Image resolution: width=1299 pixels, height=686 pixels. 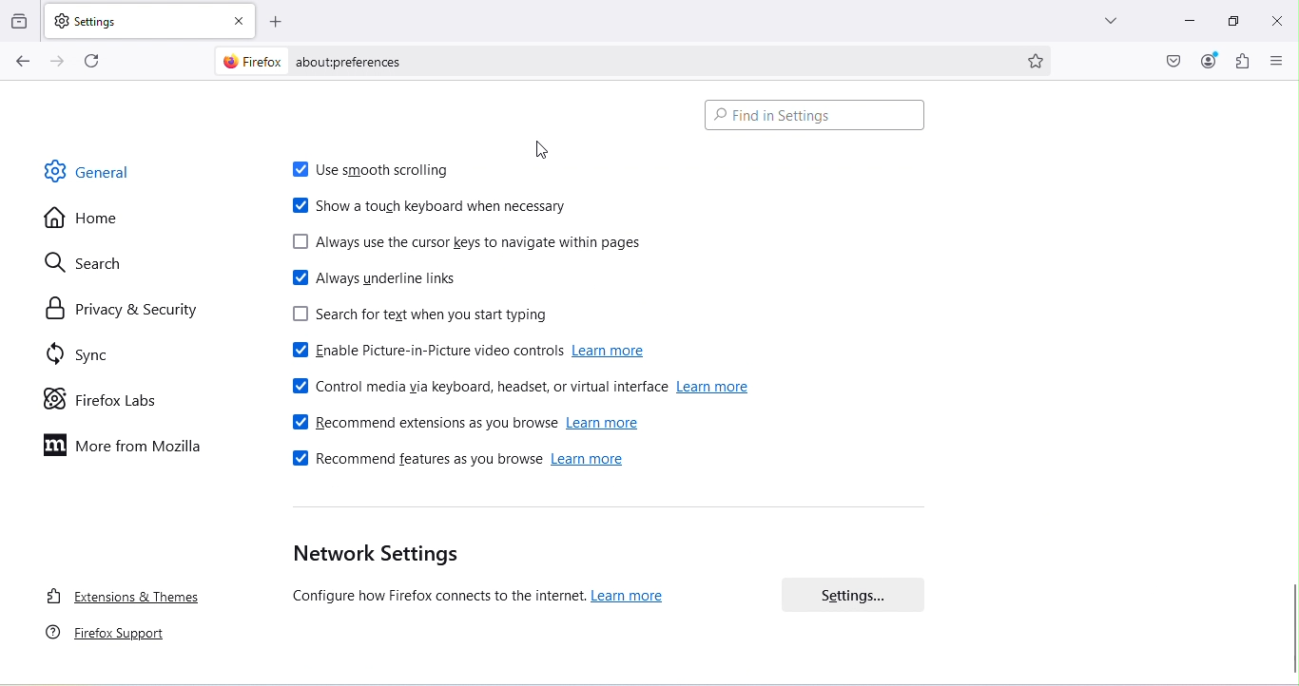 What do you see at coordinates (135, 20) in the screenshot?
I see `New tab` at bounding box center [135, 20].